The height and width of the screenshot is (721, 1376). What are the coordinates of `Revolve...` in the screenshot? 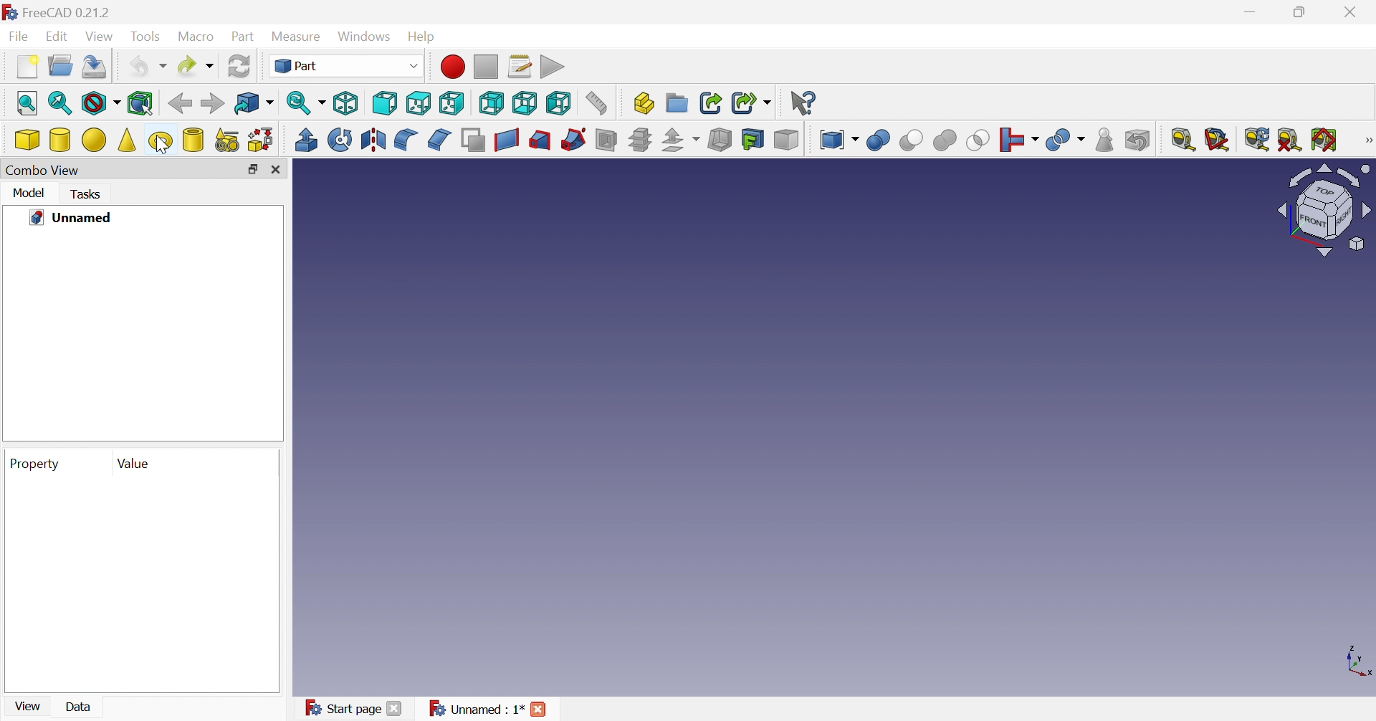 It's located at (339, 140).